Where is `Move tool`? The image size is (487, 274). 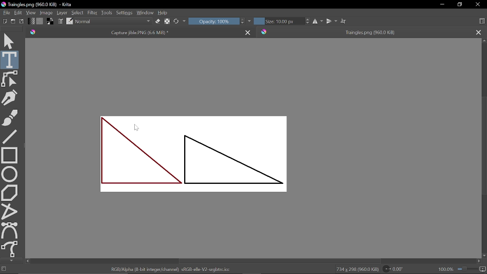
Move tool is located at coordinates (10, 40).